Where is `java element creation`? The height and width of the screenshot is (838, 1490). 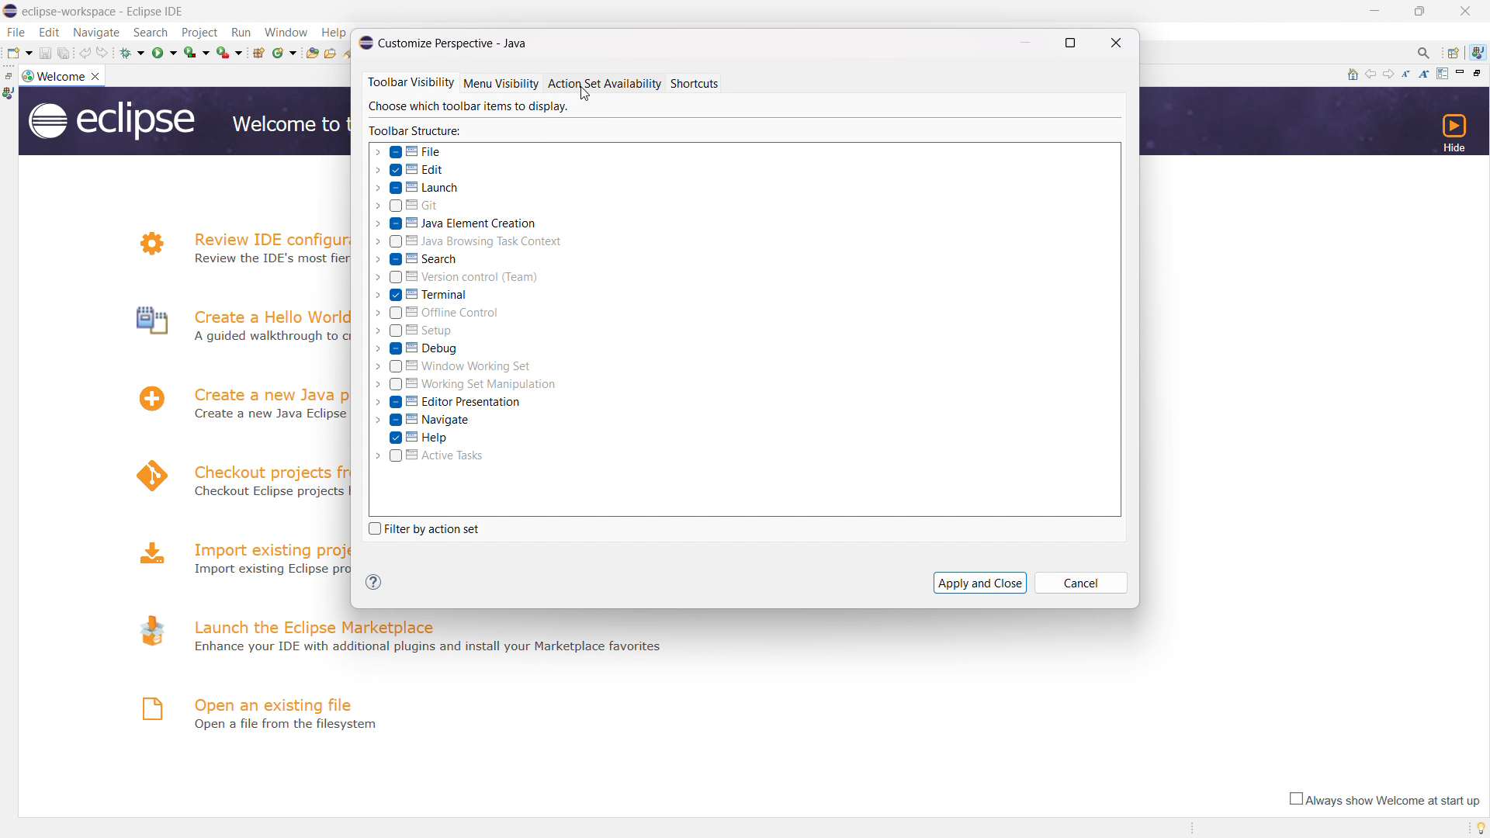
java element creation is located at coordinates (454, 223).